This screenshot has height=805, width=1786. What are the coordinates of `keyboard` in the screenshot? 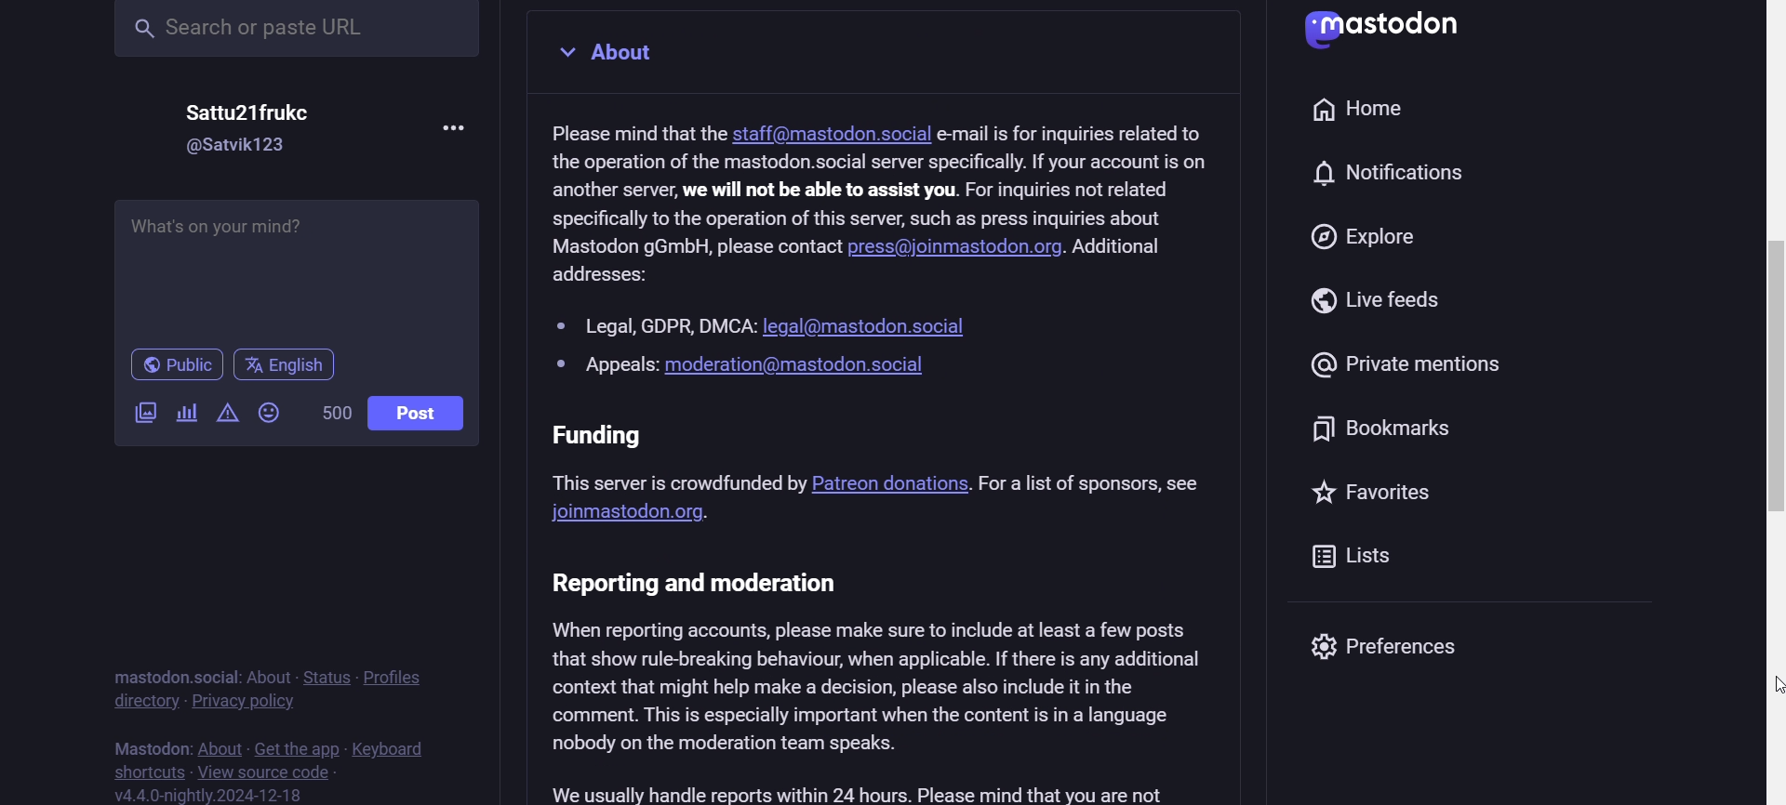 It's located at (398, 748).